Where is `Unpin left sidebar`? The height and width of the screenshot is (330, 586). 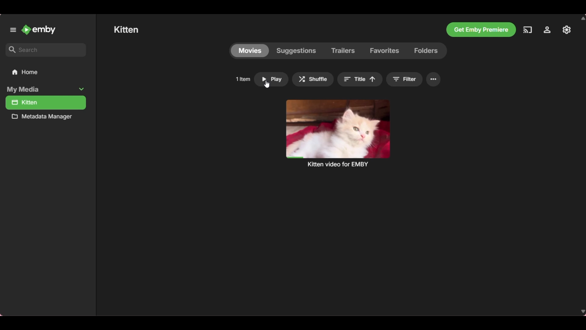
Unpin left sidebar is located at coordinates (13, 30).